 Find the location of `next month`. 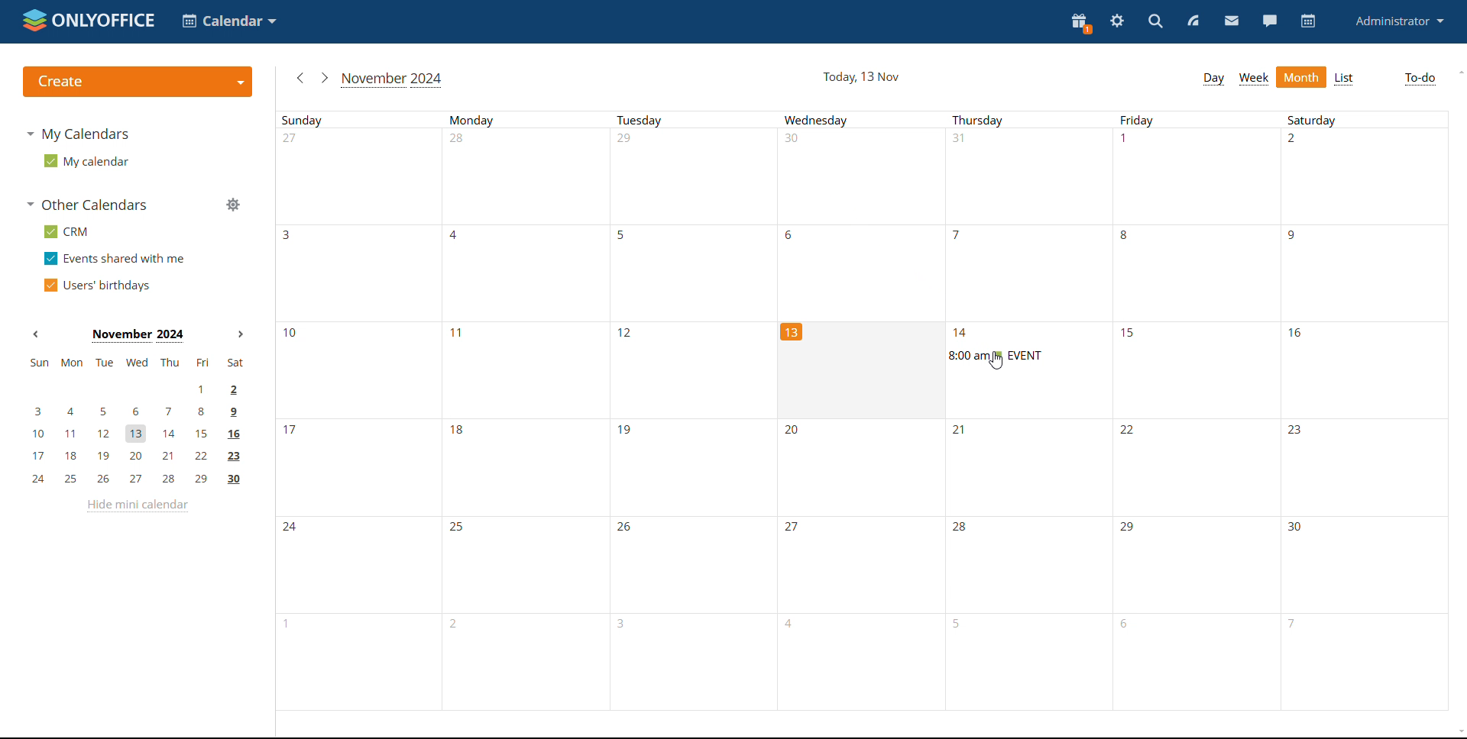

next month is located at coordinates (241, 334).